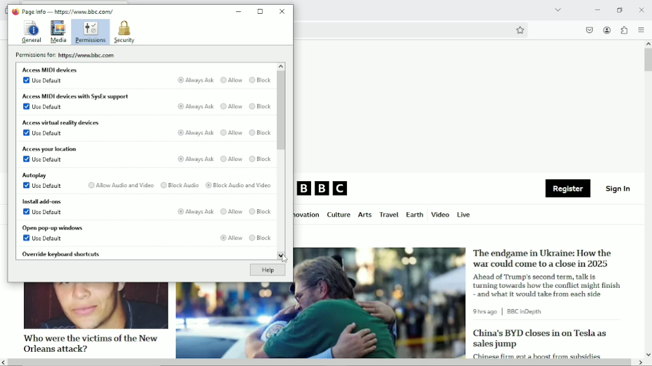 The height and width of the screenshot is (366, 652). What do you see at coordinates (283, 11) in the screenshot?
I see `close` at bounding box center [283, 11].